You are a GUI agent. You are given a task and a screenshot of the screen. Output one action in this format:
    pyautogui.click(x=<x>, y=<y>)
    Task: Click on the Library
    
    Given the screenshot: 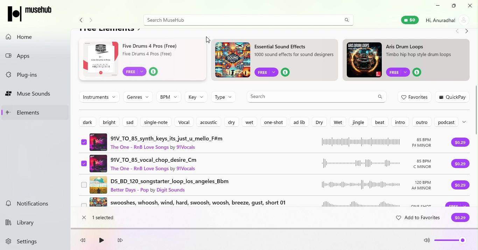 What is the action you would take?
    pyautogui.click(x=29, y=221)
    